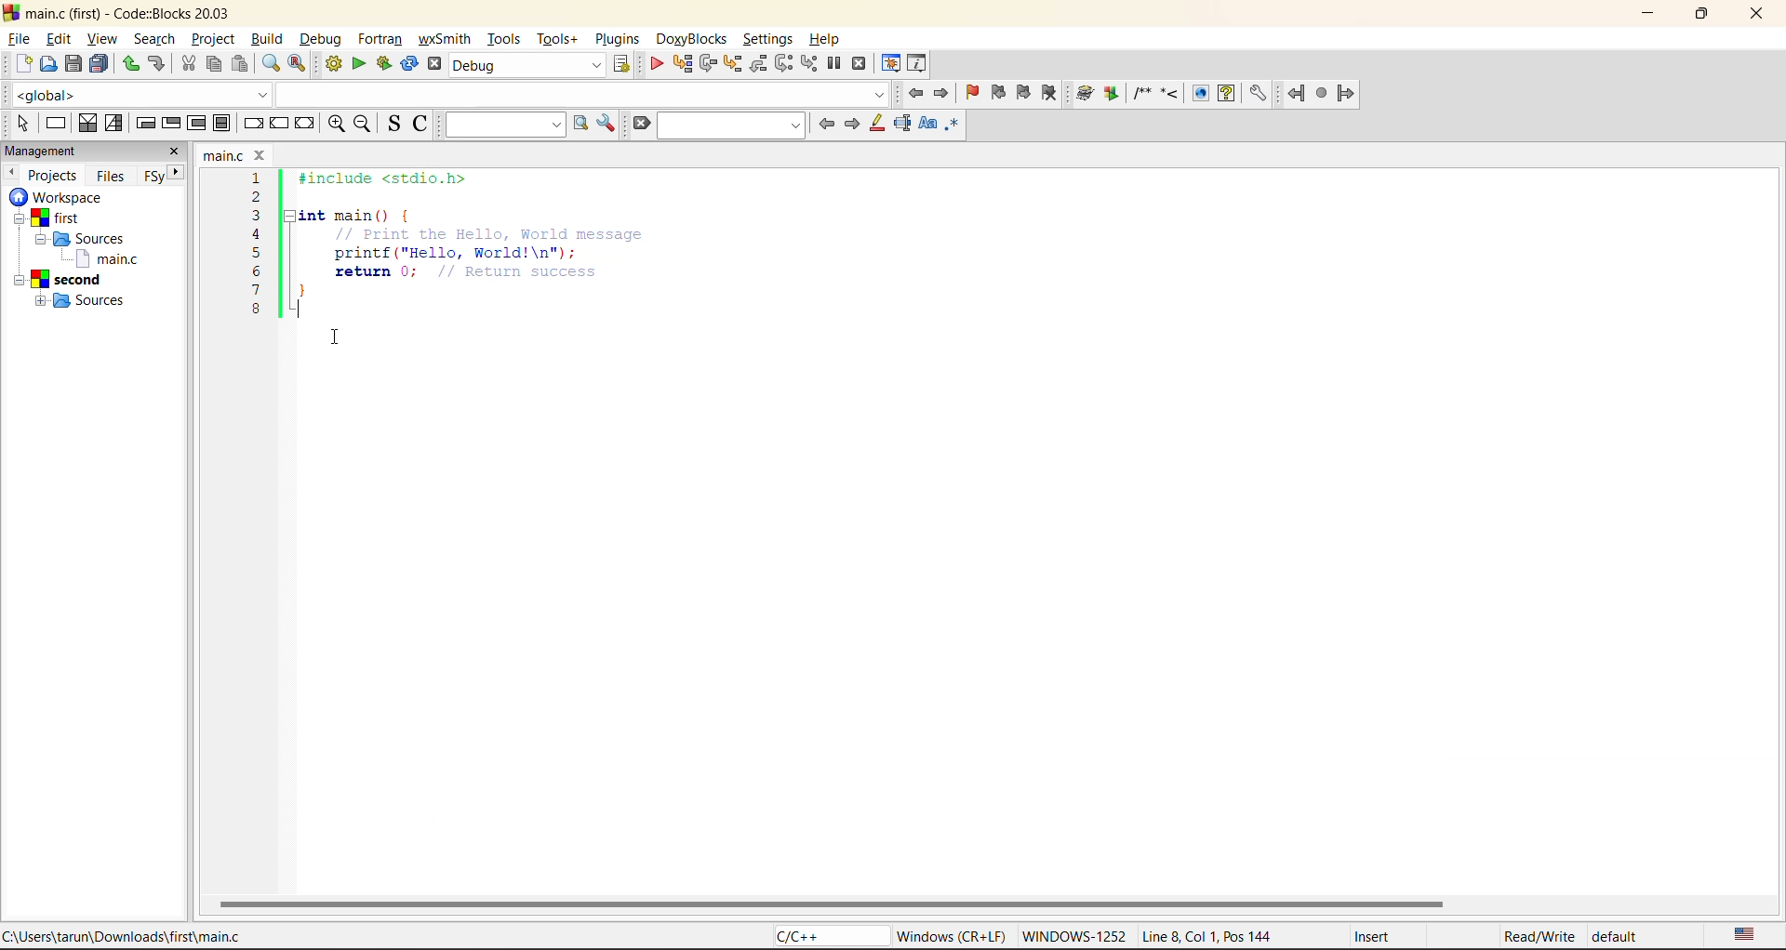  Describe the element at coordinates (93, 301) in the screenshot. I see `Sources` at that location.